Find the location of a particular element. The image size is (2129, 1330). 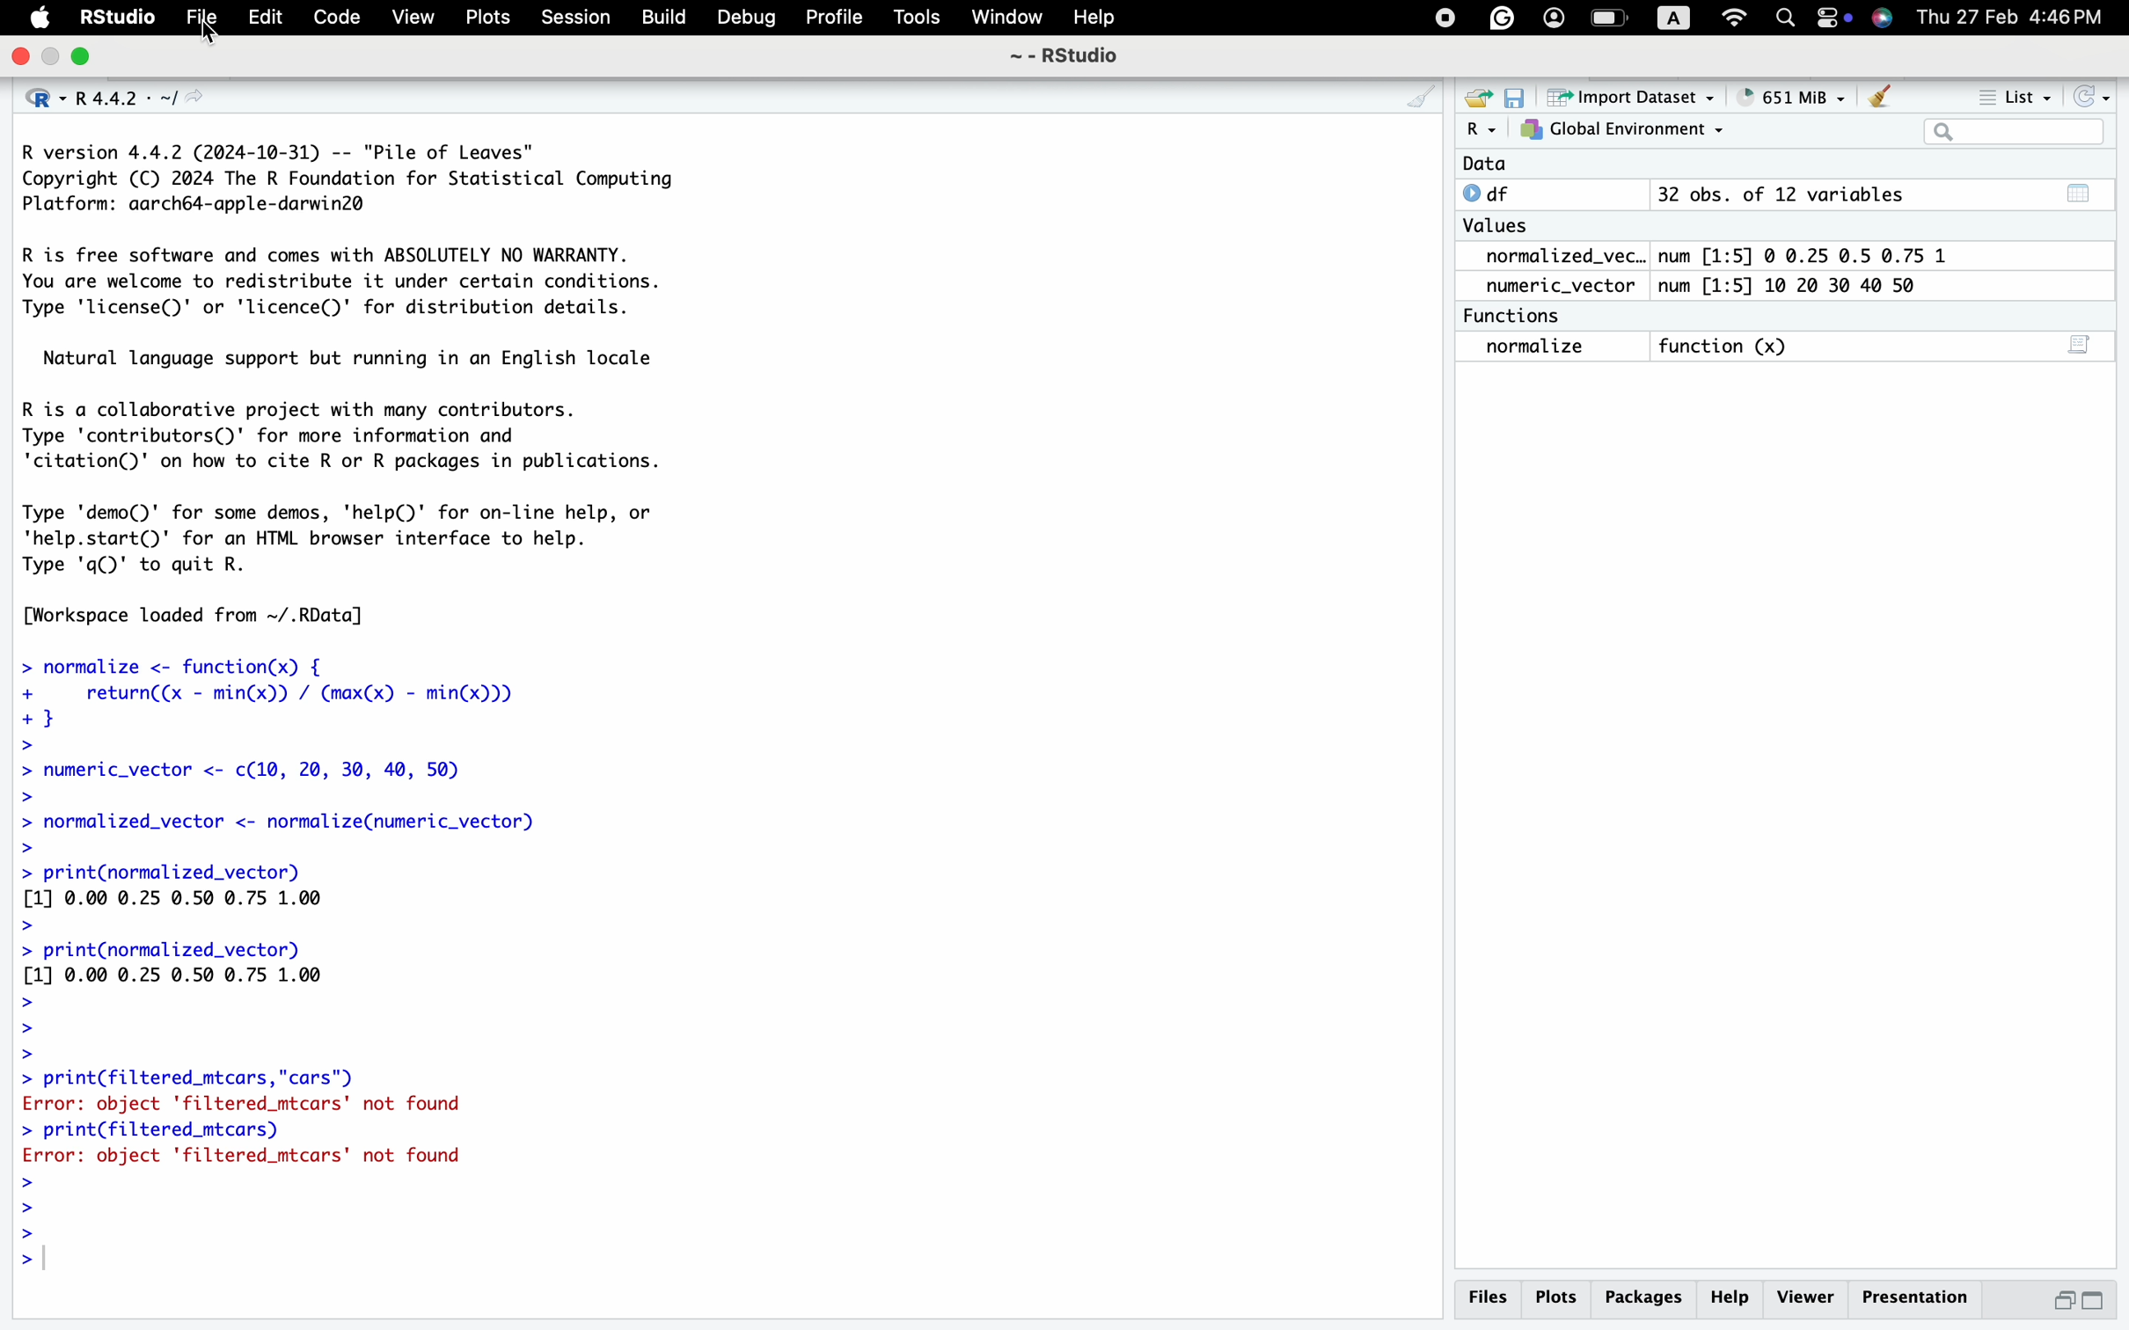

maximize is located at coordinates (86, 56).